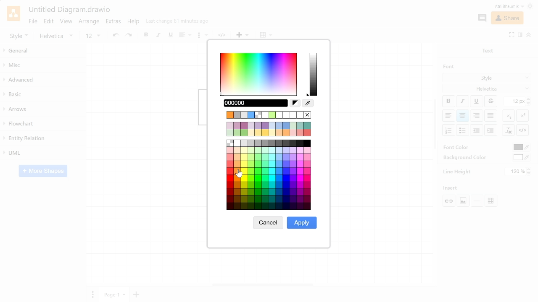 This screenshot has height=302, width=538. Describe the element at coordinates (114, 22) in the screenshot. I see `Extras` at that location.